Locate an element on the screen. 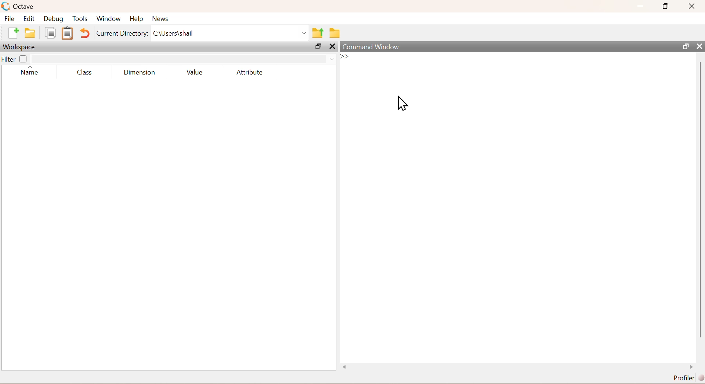 This screenshot has width=705, height=384. name is located at coordinates (30, 72).